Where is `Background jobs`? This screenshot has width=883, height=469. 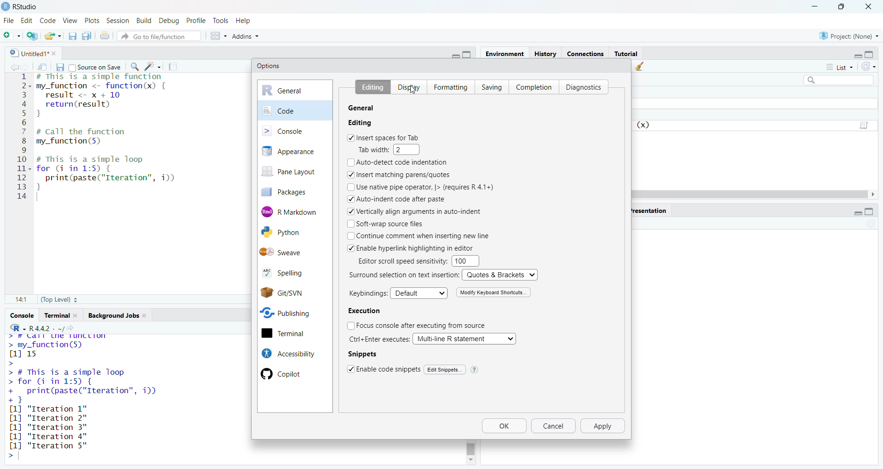 Background jobs is located at coordinates (113, 315).